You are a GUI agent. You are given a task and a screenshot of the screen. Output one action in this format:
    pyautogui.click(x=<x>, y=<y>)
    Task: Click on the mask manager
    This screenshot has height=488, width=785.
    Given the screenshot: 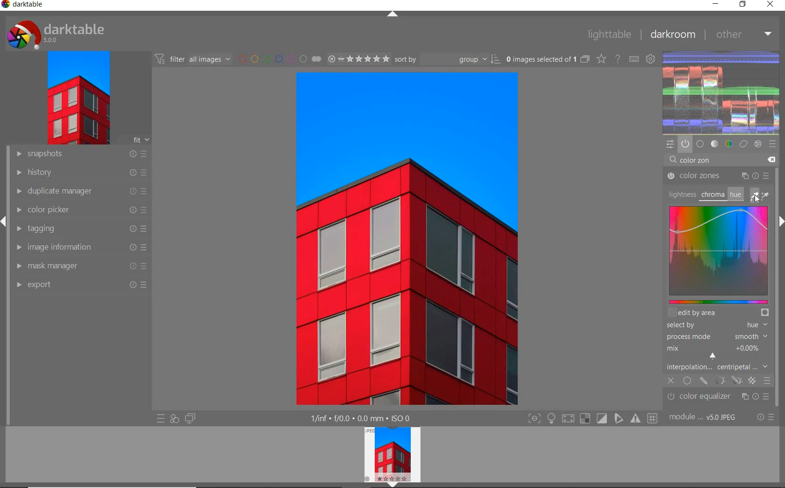 What is the action you would take?
    pyautogui.click(x=80, y=266)
    